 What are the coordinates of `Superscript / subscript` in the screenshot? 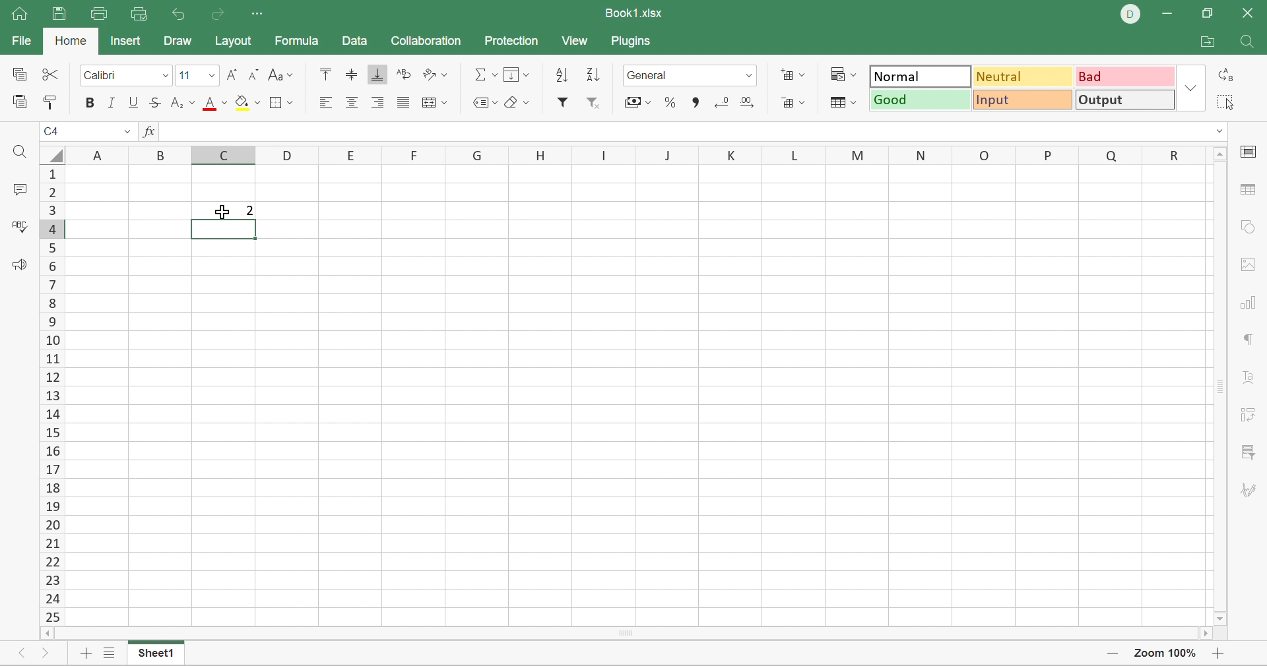 It's located at (181, 104).